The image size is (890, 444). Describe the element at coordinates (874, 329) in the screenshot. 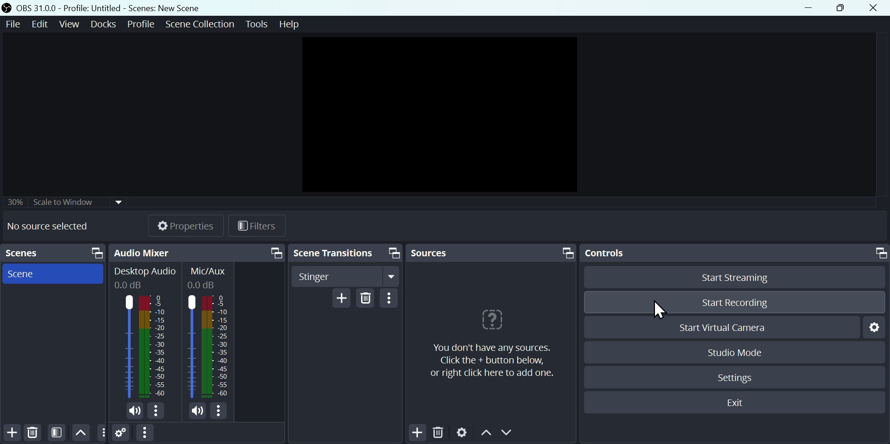

I see `Settings` at that location.